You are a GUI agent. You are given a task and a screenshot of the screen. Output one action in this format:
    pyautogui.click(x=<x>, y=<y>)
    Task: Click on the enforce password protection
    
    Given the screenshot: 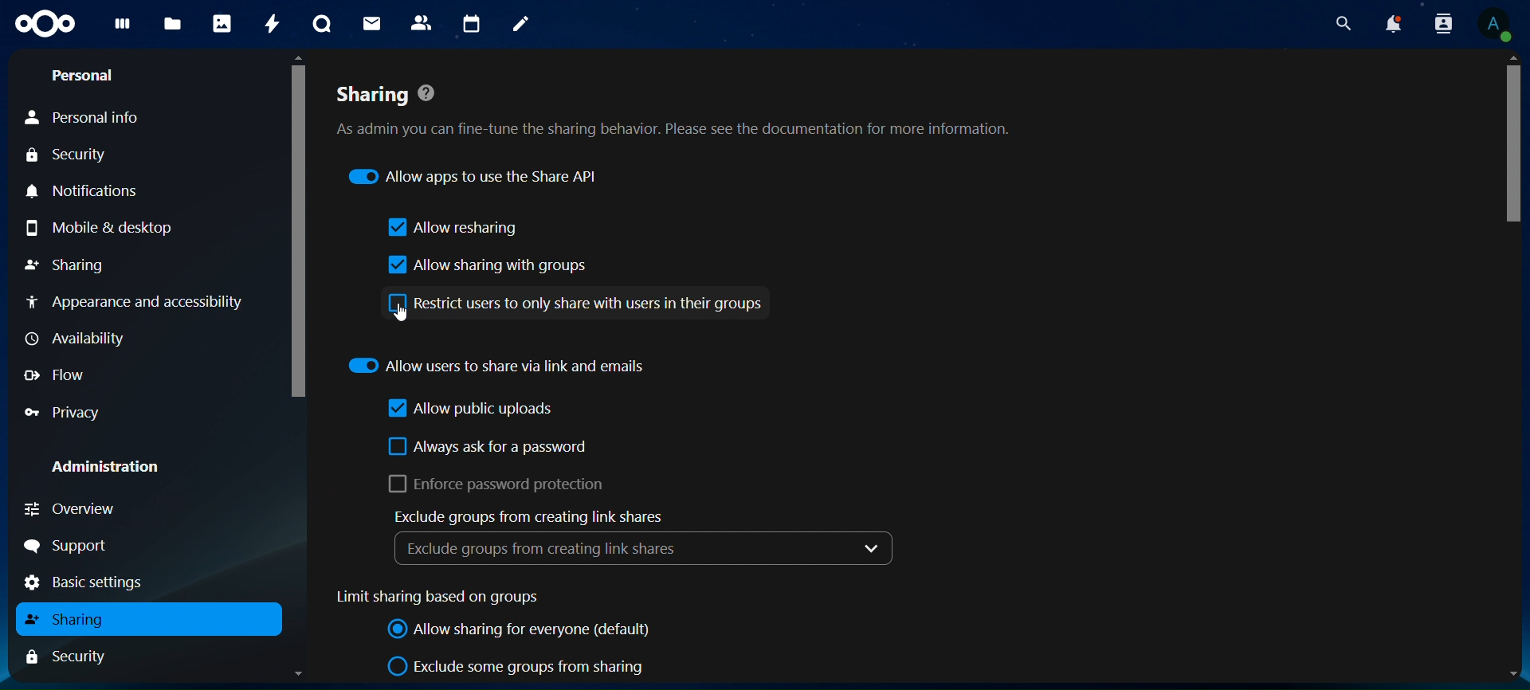 What is the action you would take?
    pyautogui.click(x=501, y=484)
    